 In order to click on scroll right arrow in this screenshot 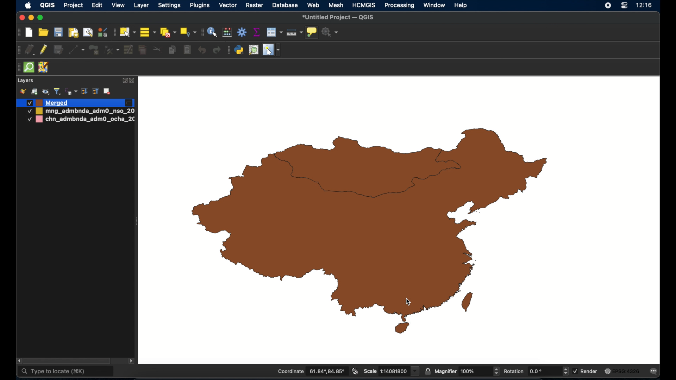, I will do `click(132, 362)`.